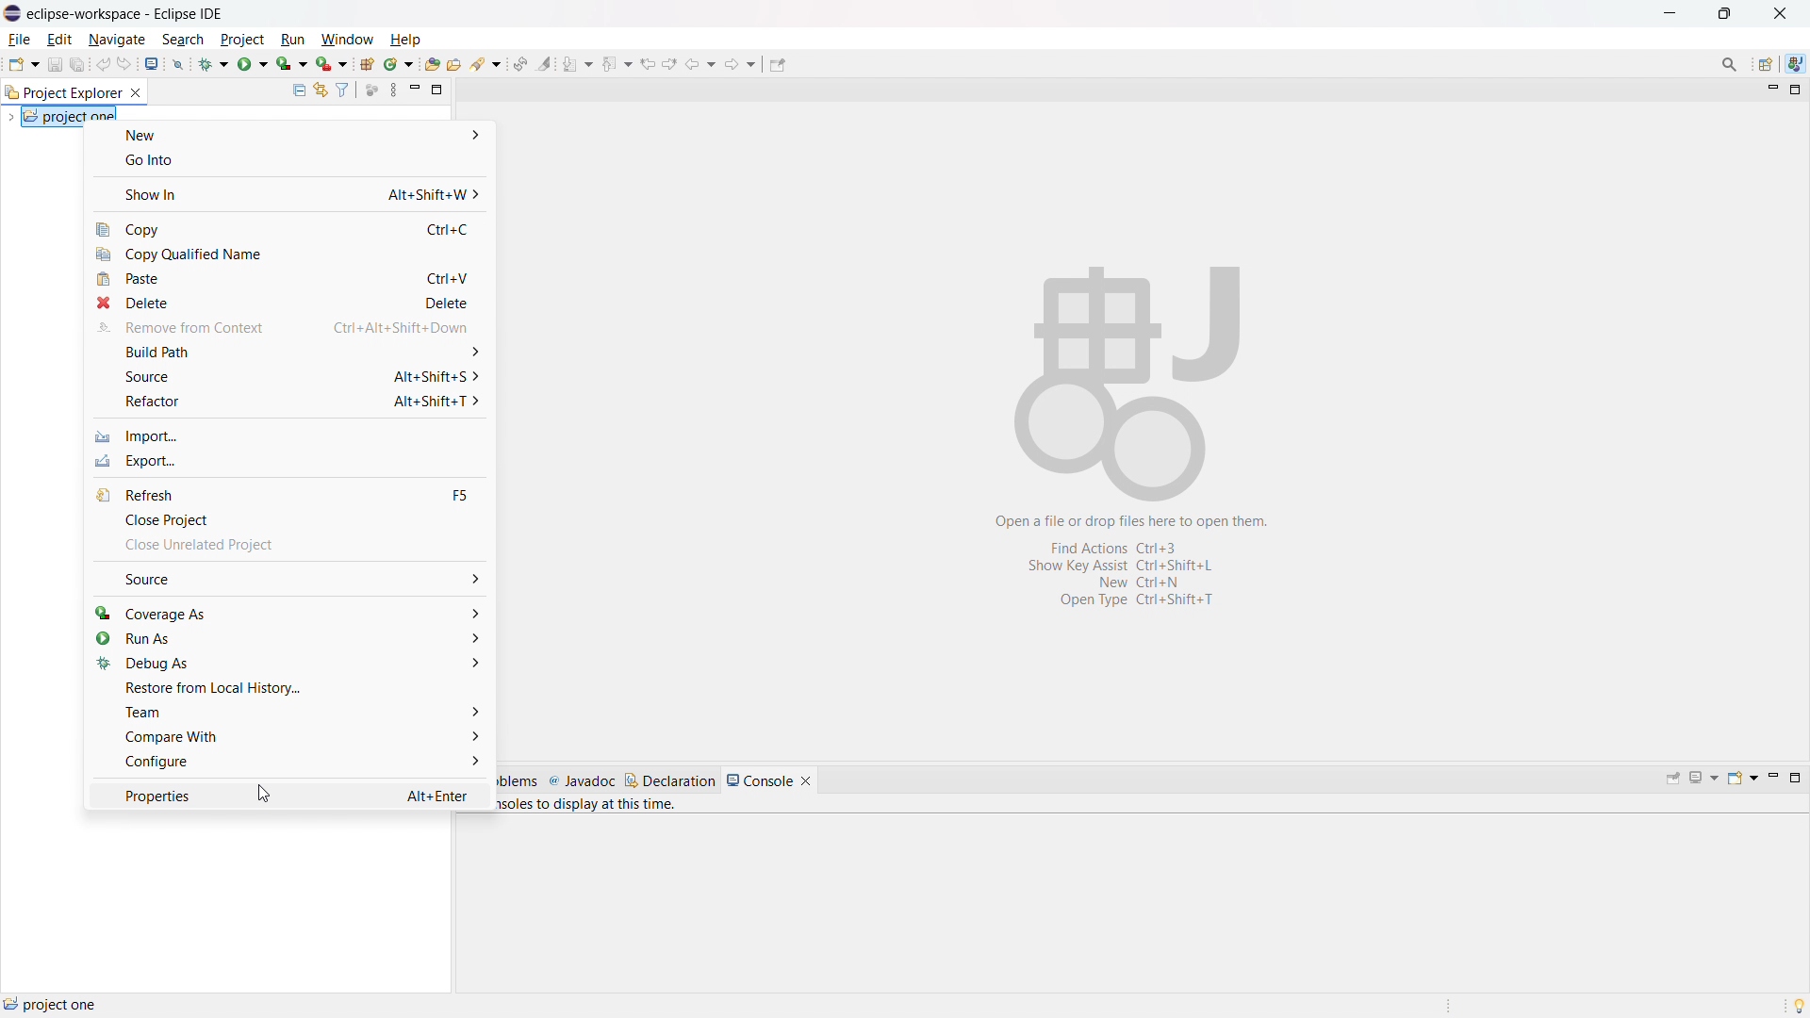  Describe the element at coordinates (700, 62) in the screenshot. I see `back` at that location.